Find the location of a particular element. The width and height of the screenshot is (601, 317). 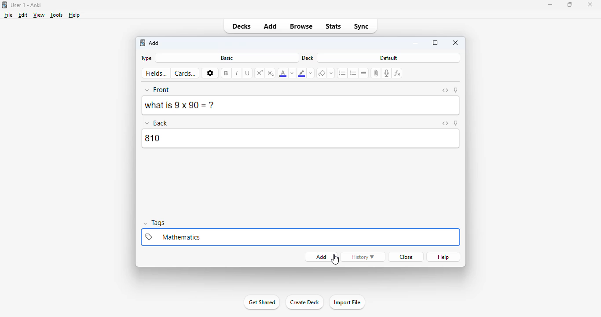

browse is located at coordinates (302, 26).